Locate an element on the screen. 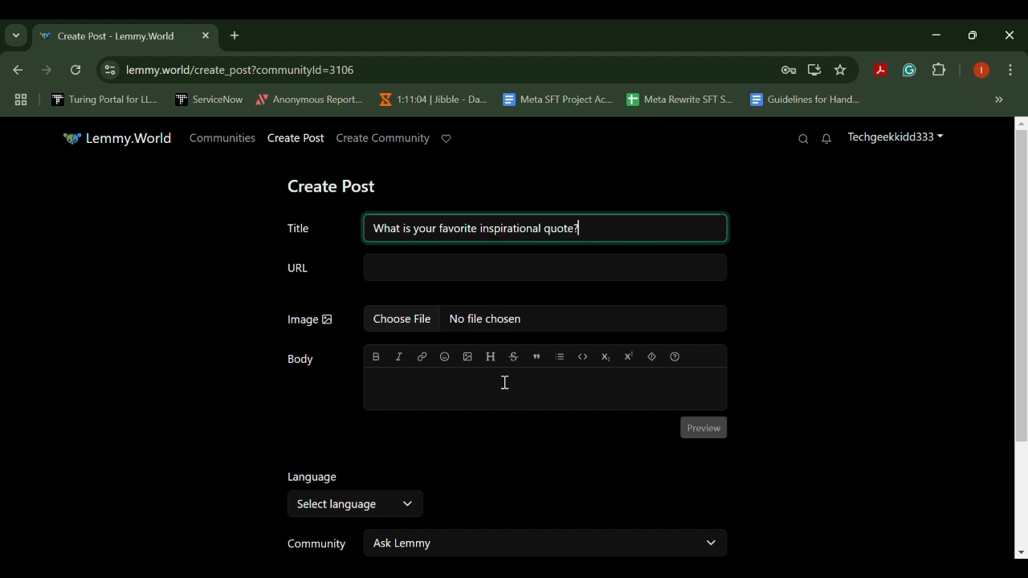  Anonymous Report... is located at coordinates (310, 99).